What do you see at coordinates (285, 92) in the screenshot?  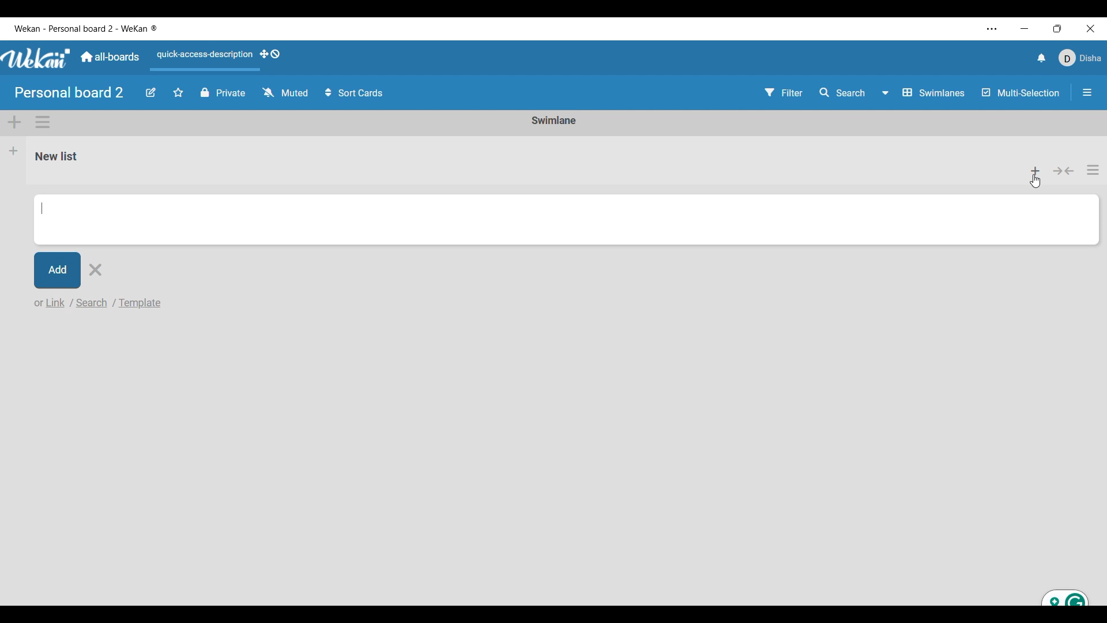 I see `Watch options` at bounding box center [285, 92].